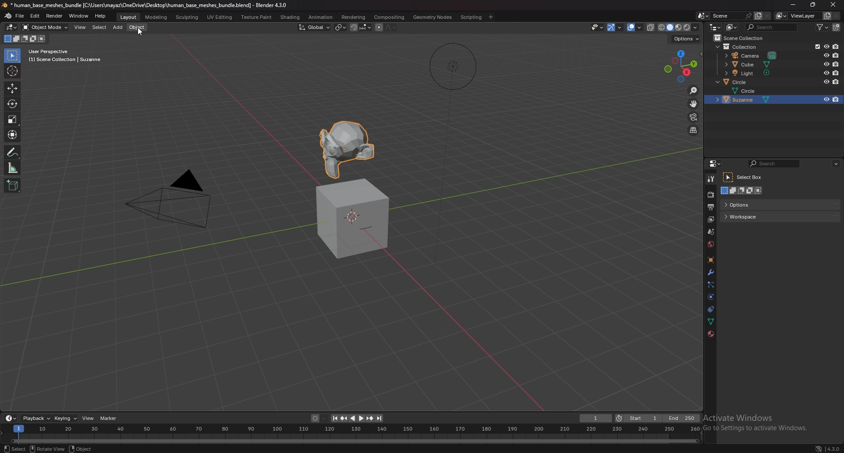  What do you see at coordinates (333, 417) in the screenshot?
I see `jump to endpoint` at bounding box center [333, 417].